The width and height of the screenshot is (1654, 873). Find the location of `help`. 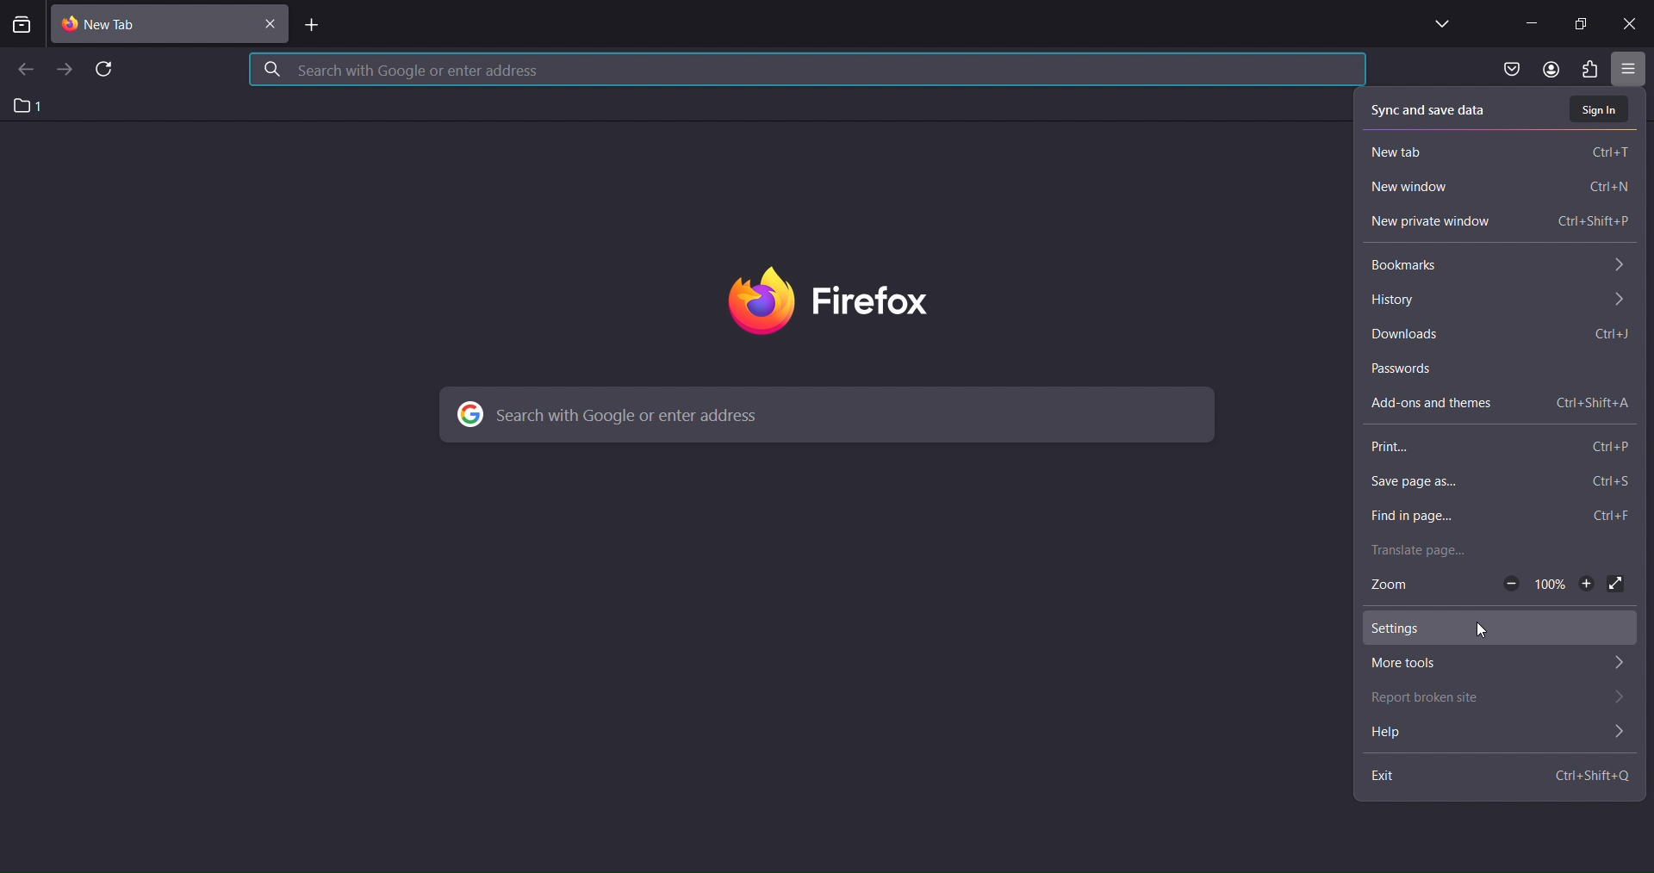

help is located at coordinates (1497, 731).